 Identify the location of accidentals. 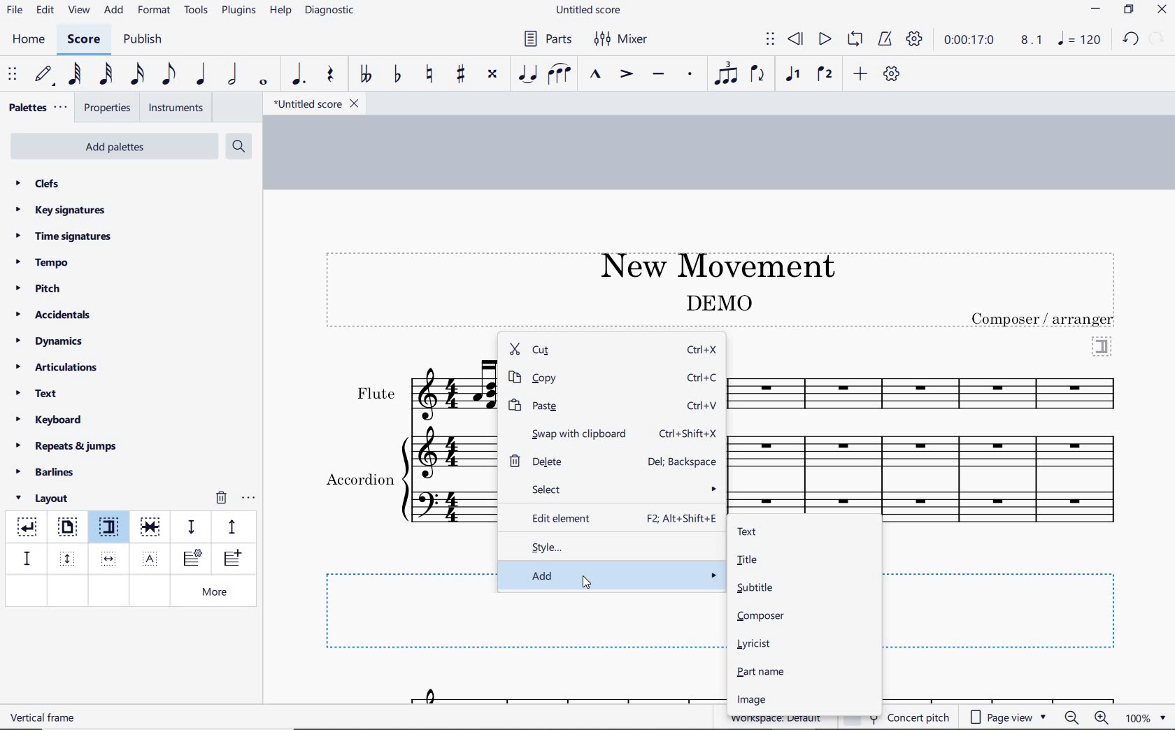
(55, 314).